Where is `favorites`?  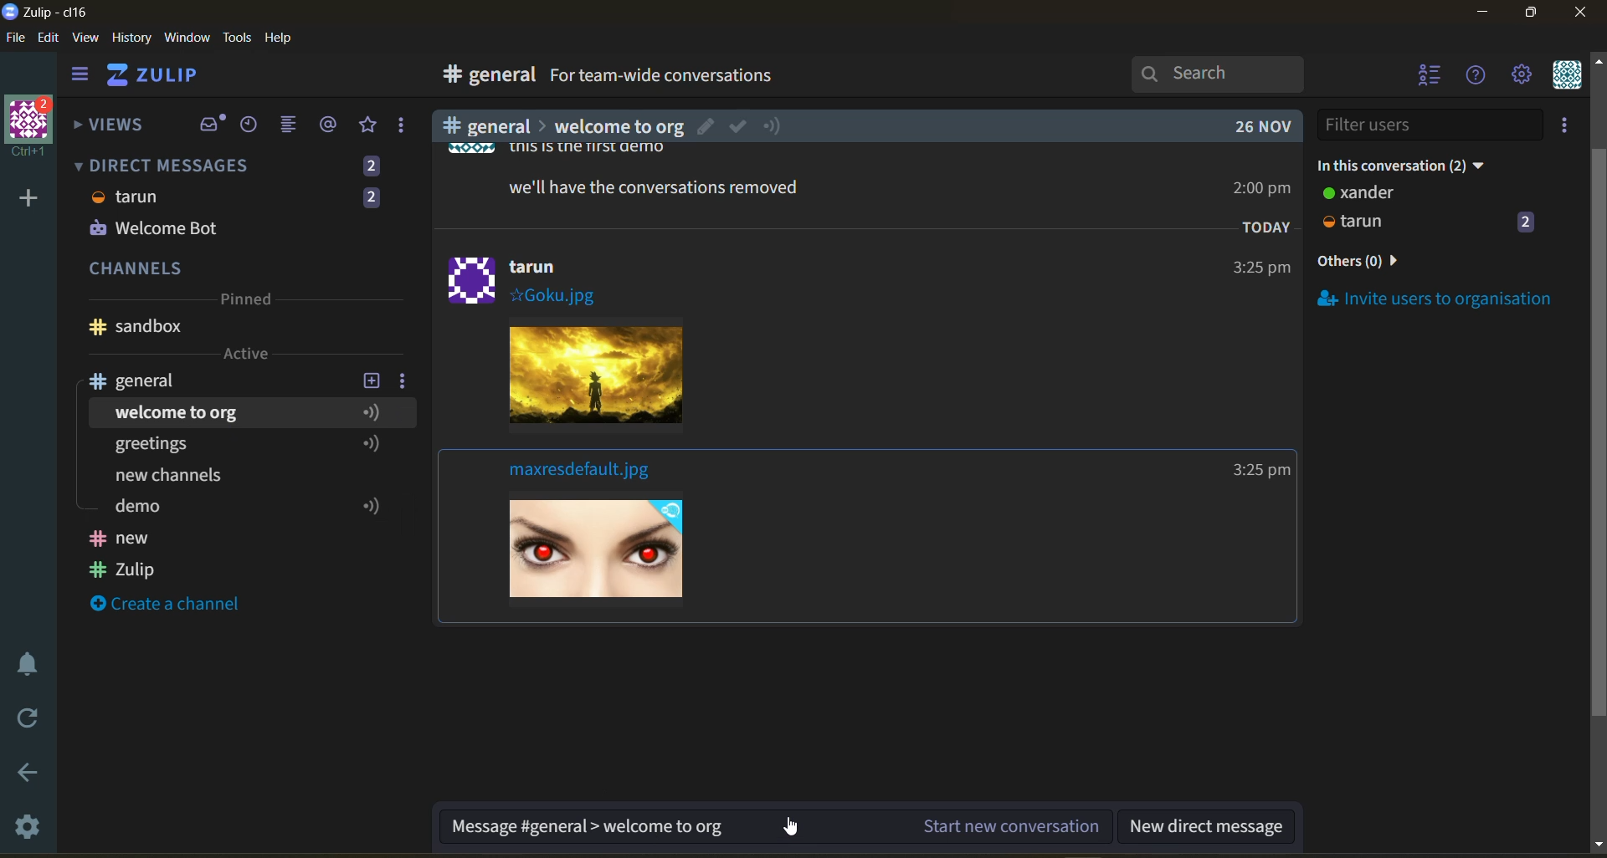 favorites is located at coordinates (369, 125).